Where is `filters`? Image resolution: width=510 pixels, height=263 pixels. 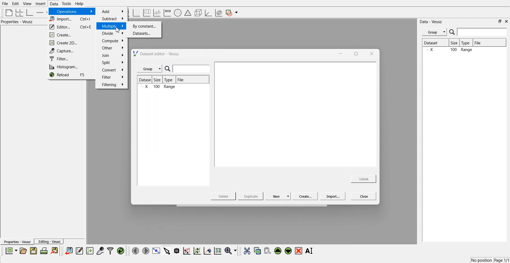
filters is located at coordinates (110, 251).